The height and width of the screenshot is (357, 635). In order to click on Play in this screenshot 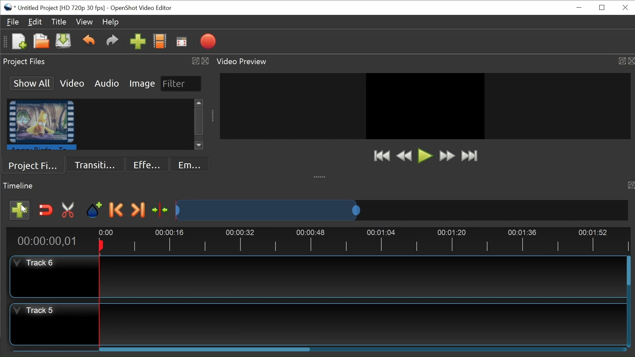, I will do `click(423, 155)`.